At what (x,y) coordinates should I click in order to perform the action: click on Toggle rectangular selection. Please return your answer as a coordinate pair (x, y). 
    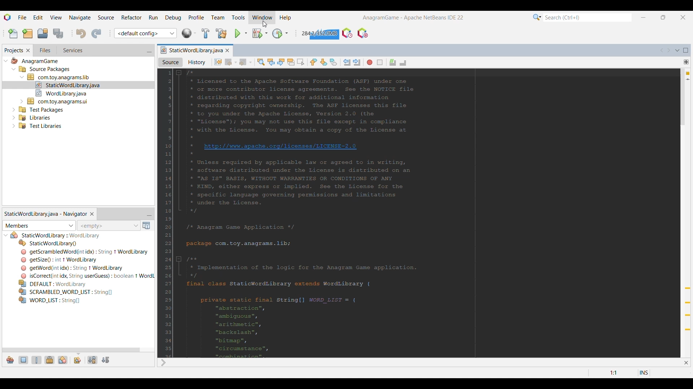
    Looking at the image, I should click on (301, 62).